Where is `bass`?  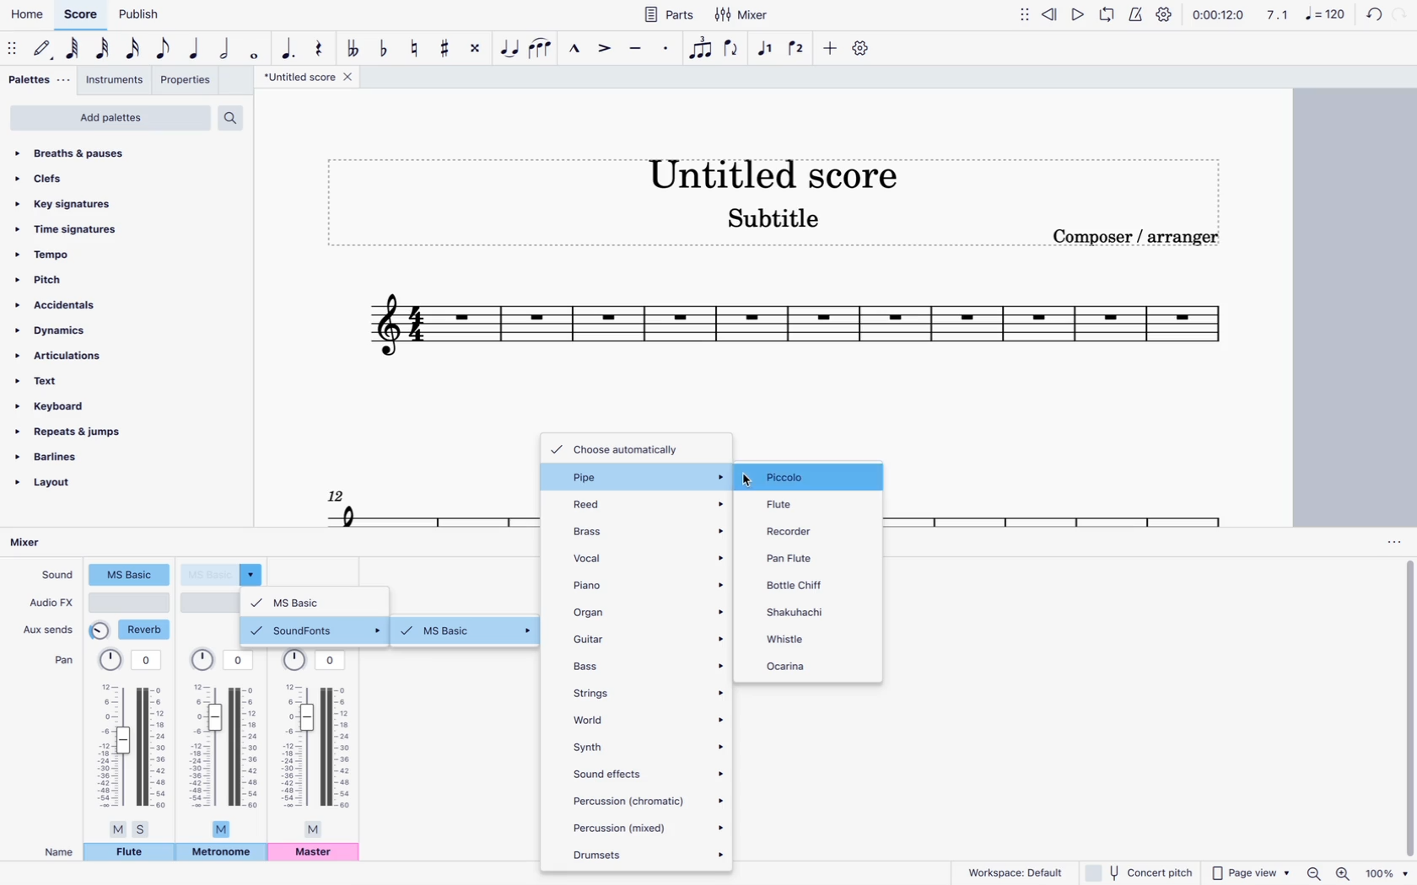 bass is located at coordinates (649, 666).